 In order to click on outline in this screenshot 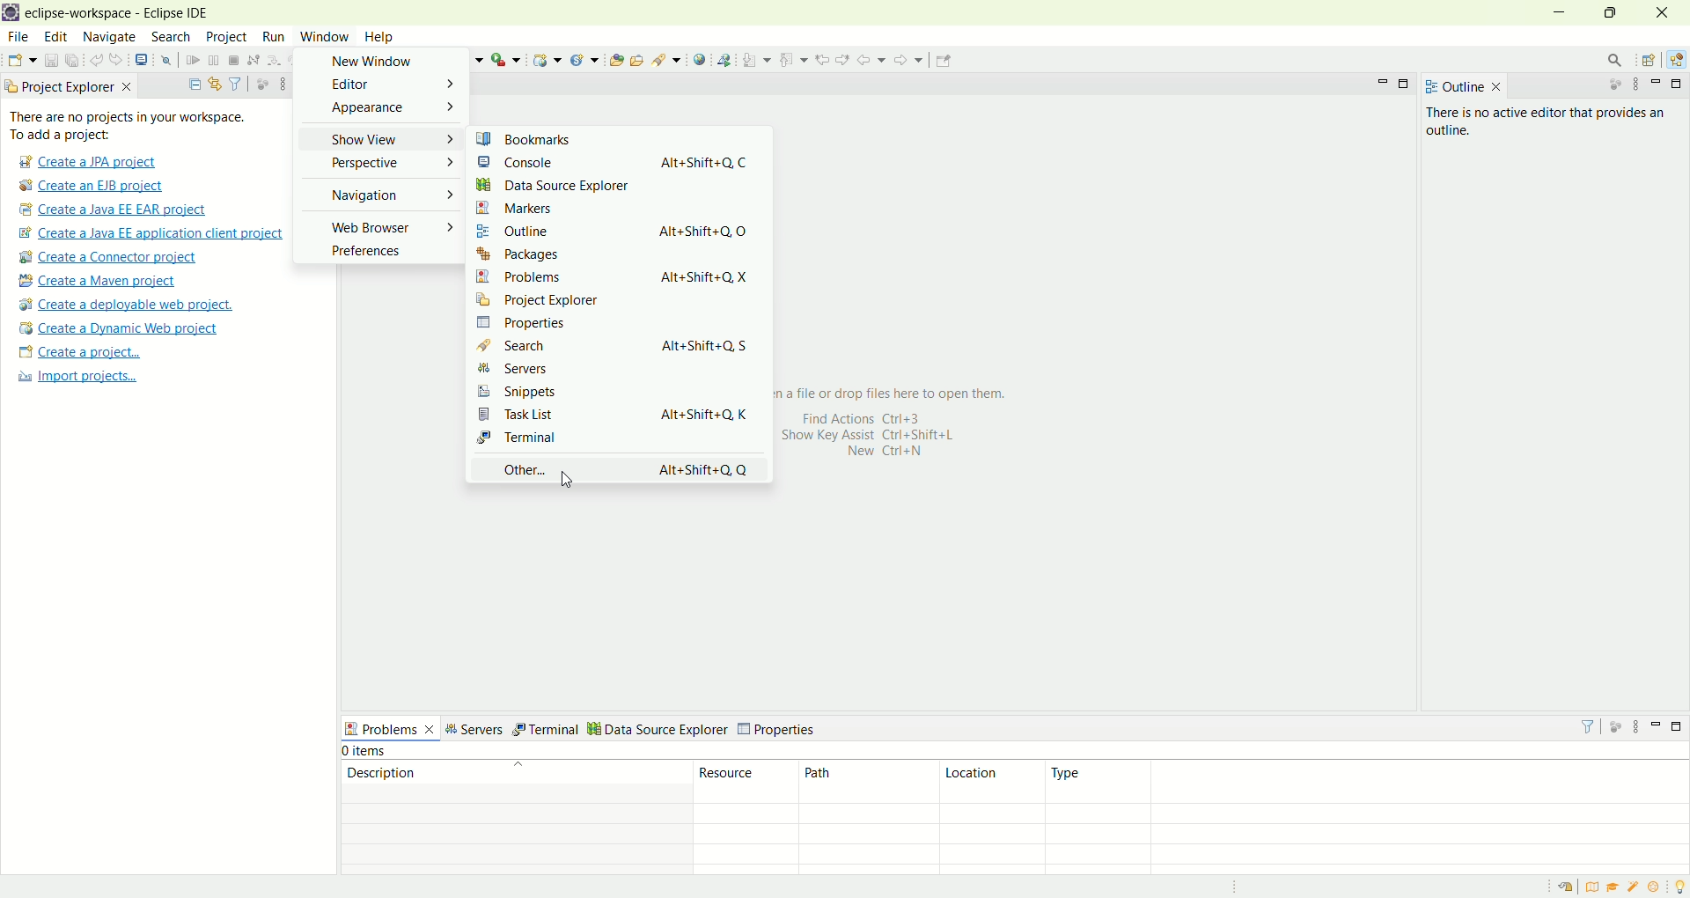, I will do `click(541, 232)`.